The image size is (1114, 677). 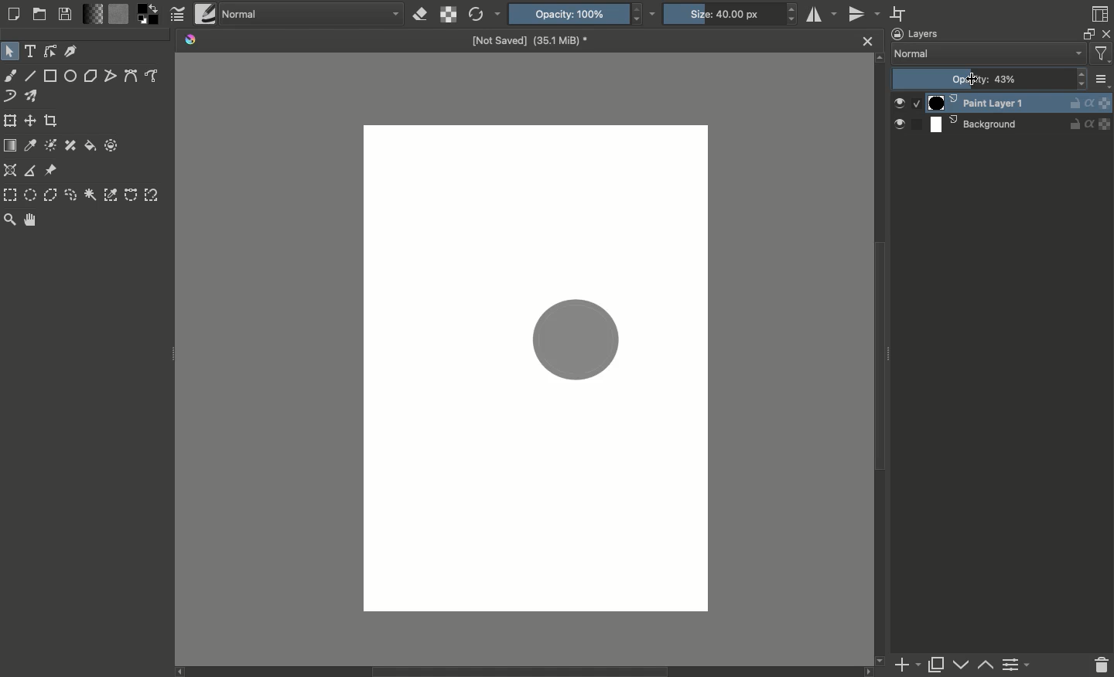 I want to click on Scroll, so click(x=882, y=364).